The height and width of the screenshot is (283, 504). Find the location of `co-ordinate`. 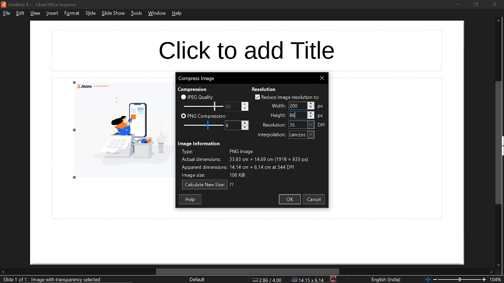

co-ordinate is located at coordinates (267, 279).